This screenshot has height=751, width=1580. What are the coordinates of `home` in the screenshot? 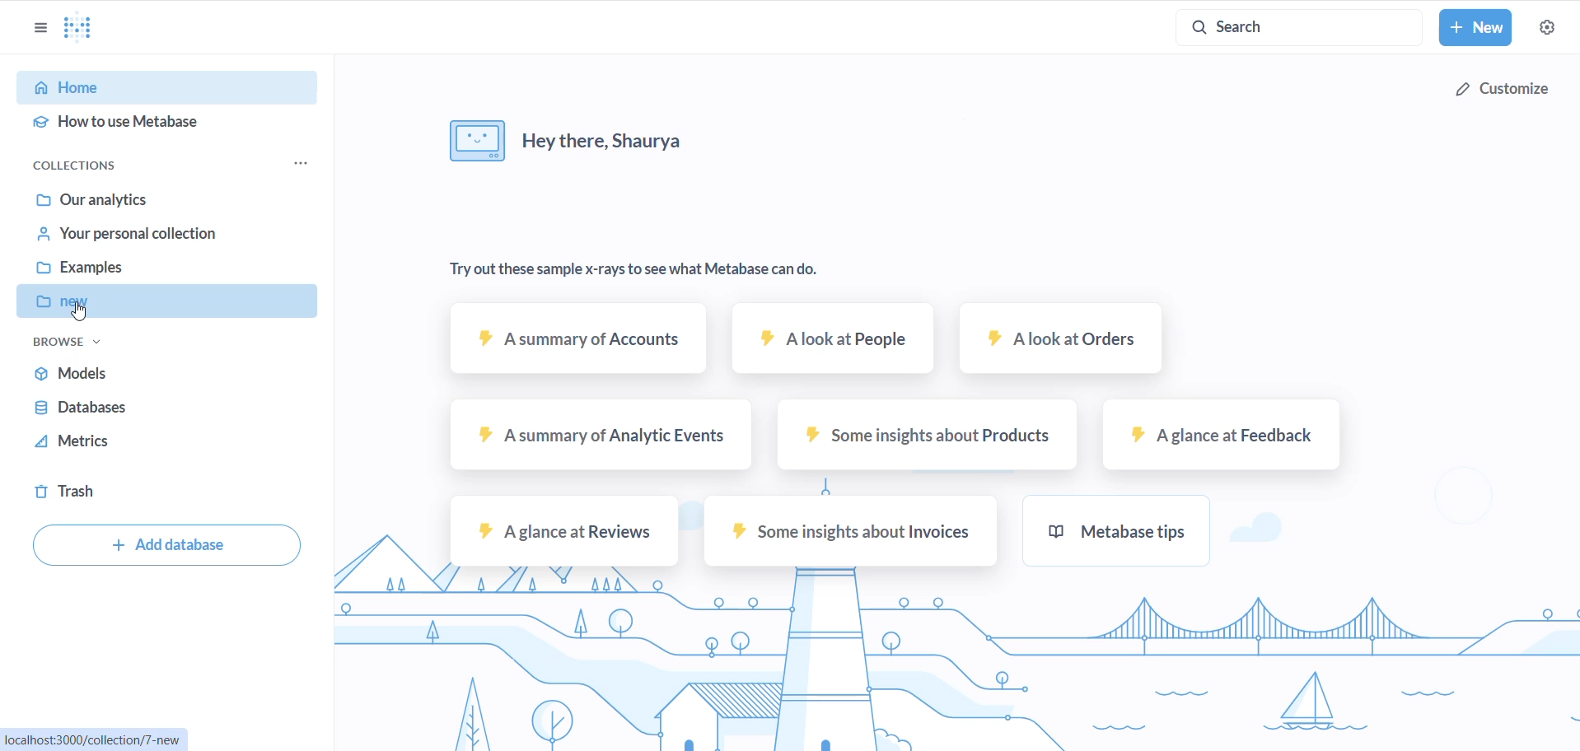 It's located at (160, 89).